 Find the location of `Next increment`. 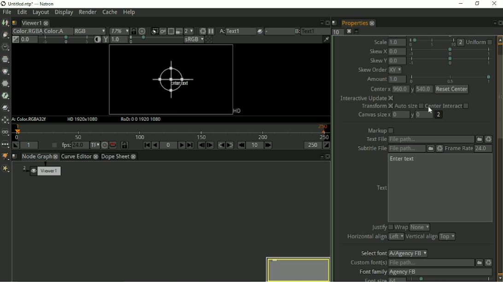

Next increment is located at coordinates (269, 145).